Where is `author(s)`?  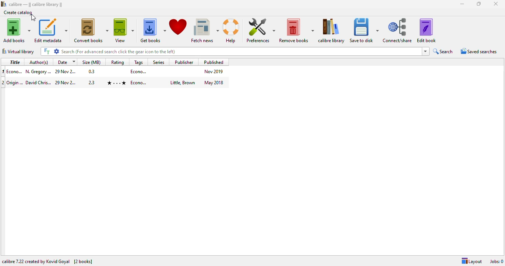 author(s) is located at coordinates (38, 62).